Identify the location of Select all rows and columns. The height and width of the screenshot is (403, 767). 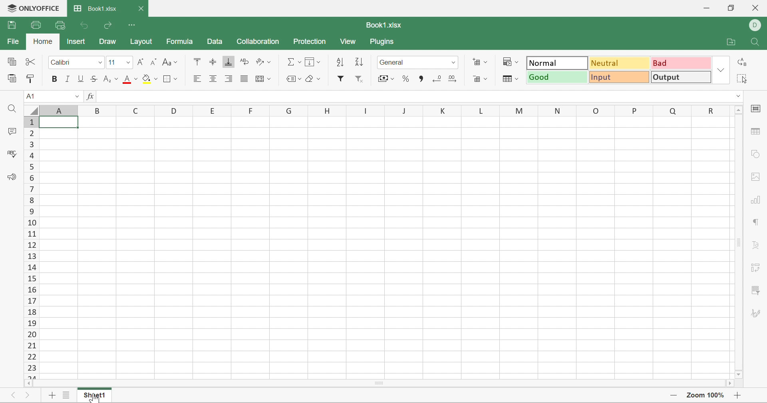
(29, 109).